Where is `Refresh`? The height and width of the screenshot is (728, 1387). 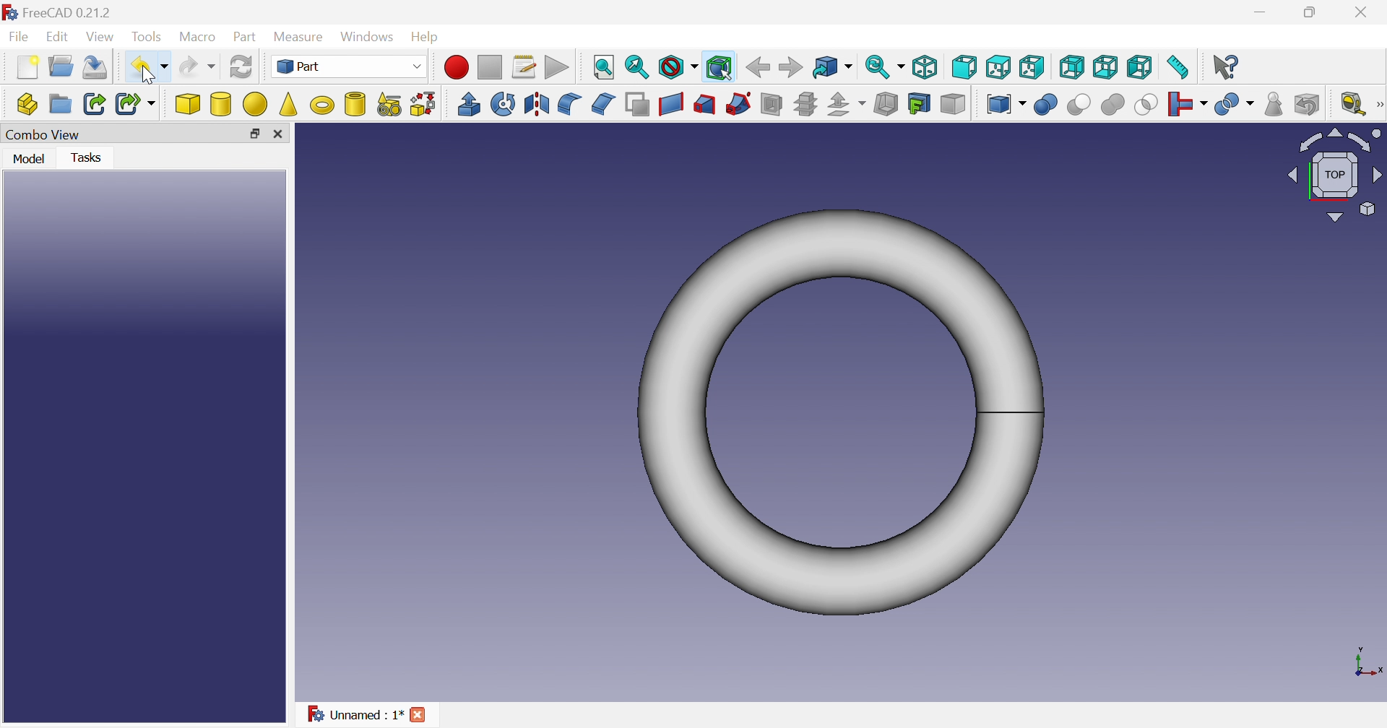 Refresh is located at coordinates (242, 66).